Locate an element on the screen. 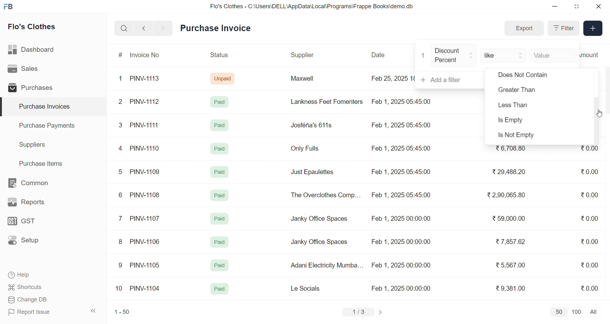  Purchases is located at coordinates (33, 89).